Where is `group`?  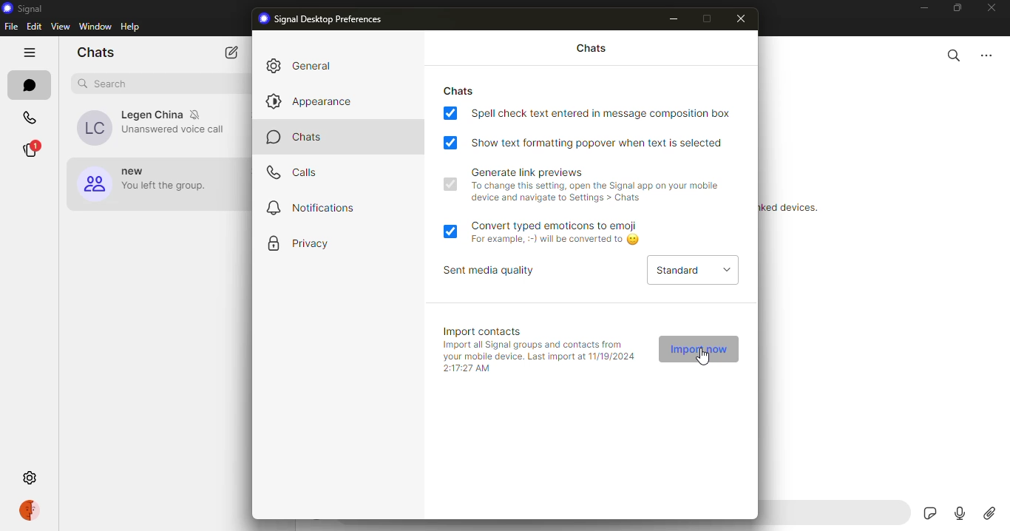 group is located at coordinates (150, 186).